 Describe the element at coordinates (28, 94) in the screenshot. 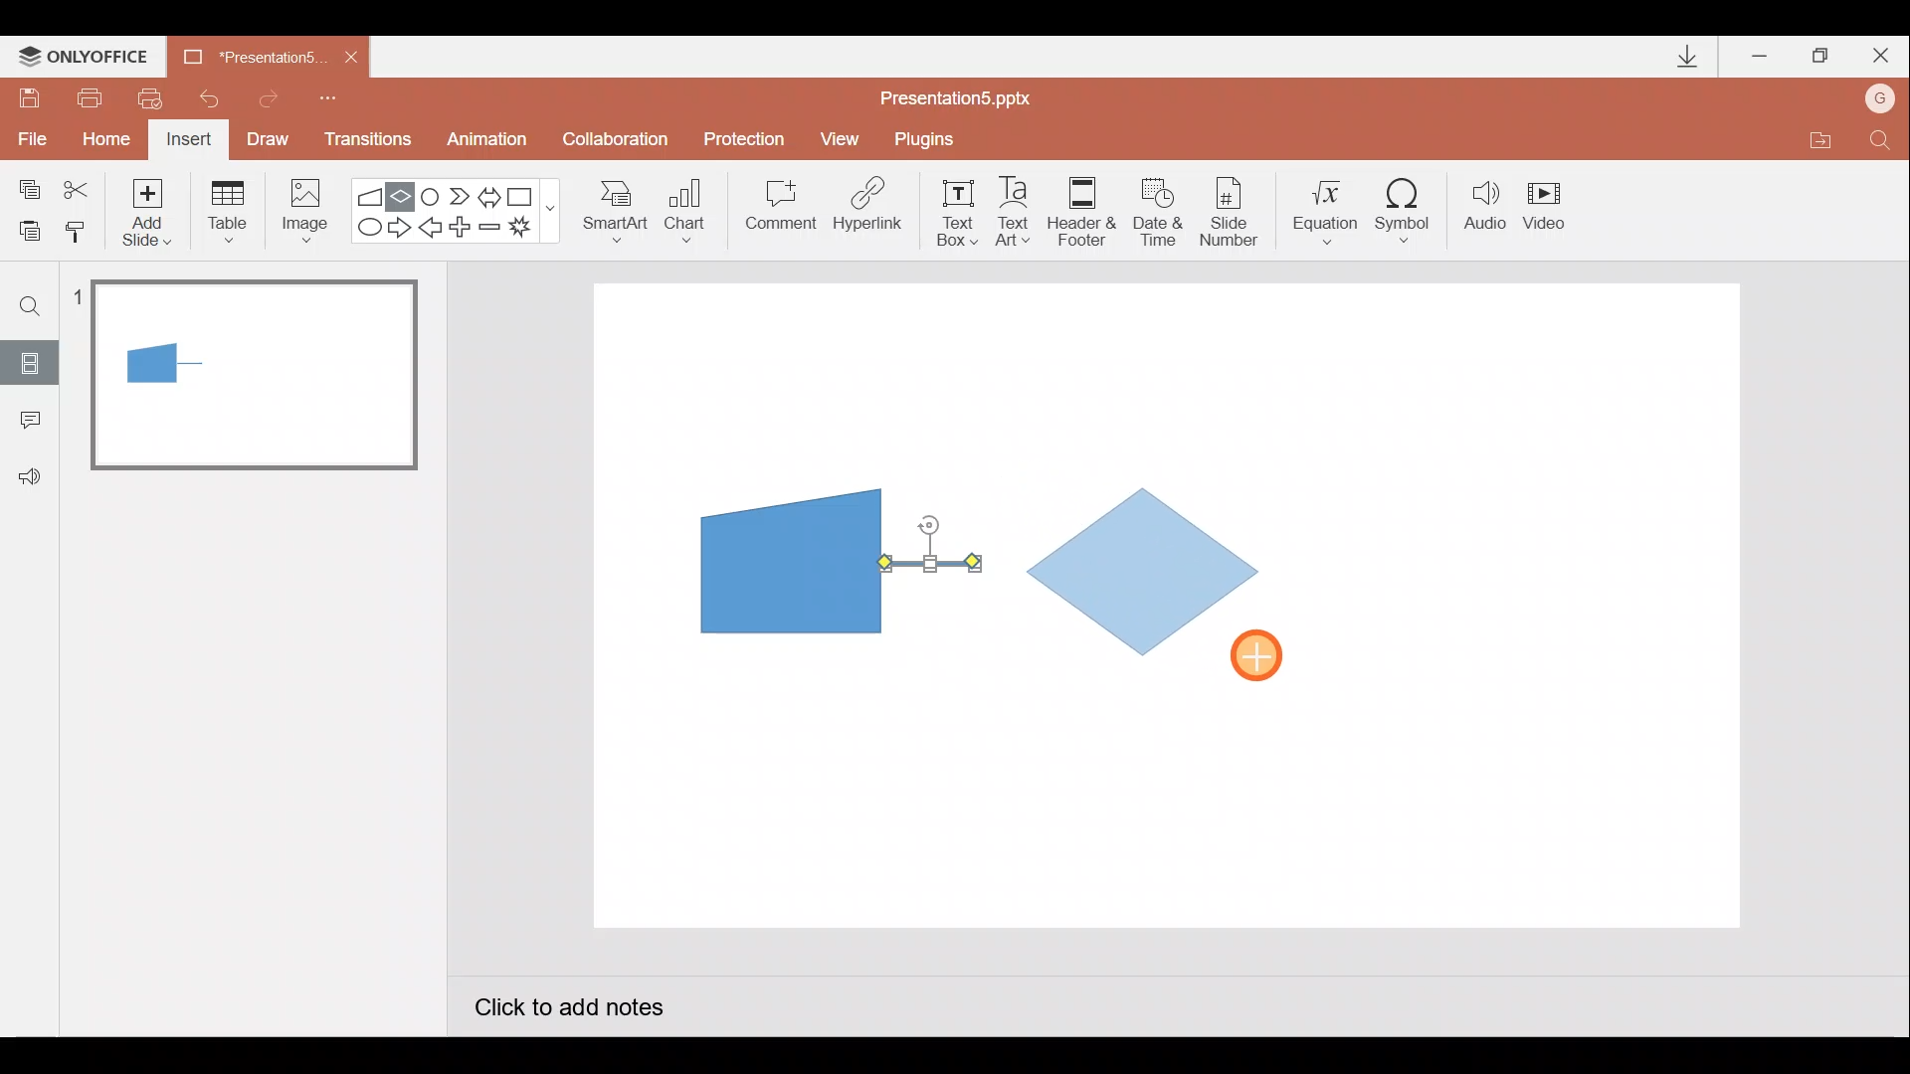

I see `Save` at that location.